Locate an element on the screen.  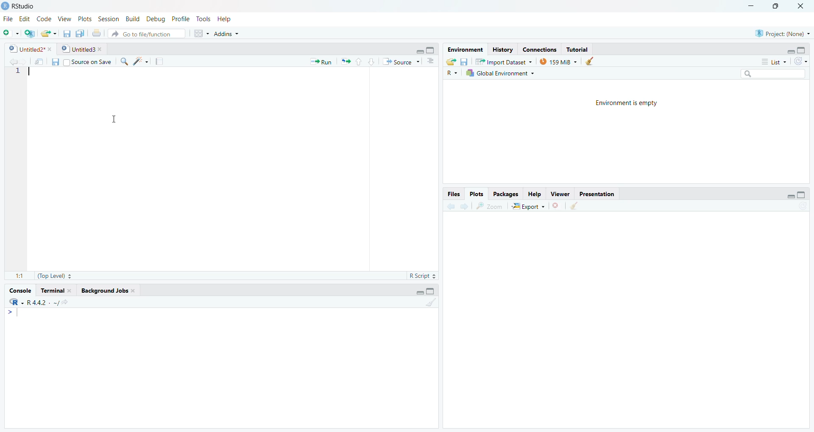
Terminal is located at coordinates (56, 291).